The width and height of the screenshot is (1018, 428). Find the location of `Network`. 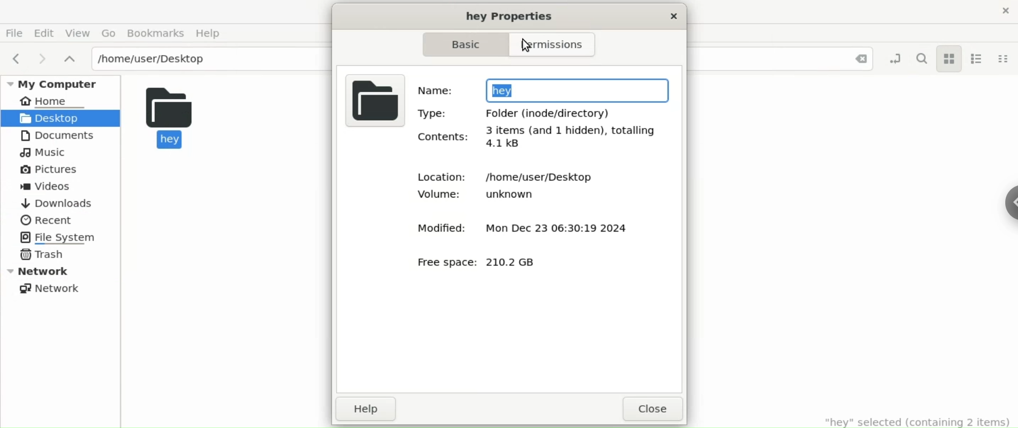

Network is located at coordinates (49, 288).